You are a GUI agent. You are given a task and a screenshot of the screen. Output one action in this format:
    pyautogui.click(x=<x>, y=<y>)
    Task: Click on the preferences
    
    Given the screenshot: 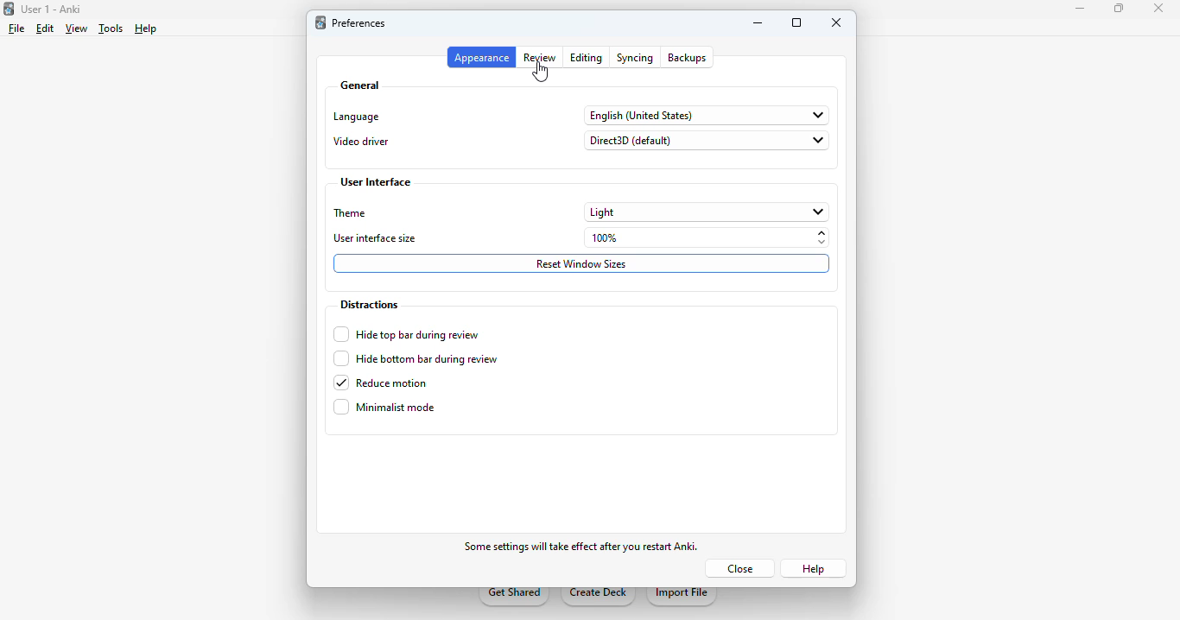 What is the action you would take?
    pyautogui.click(x=360, y=22)
    